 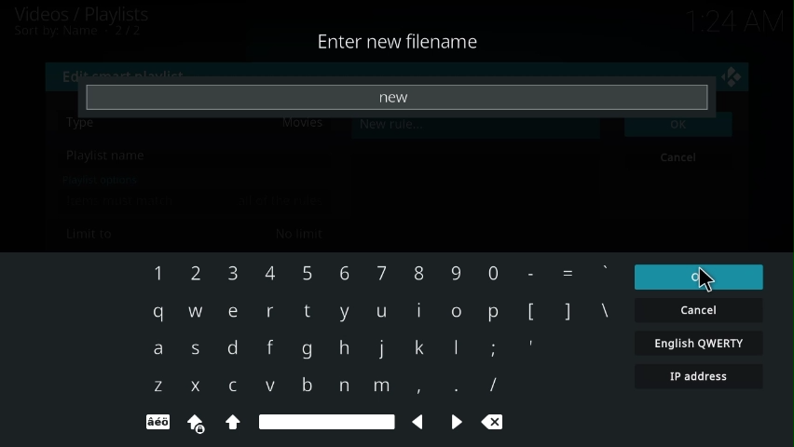 What do you see at coordinates (233, 422) in the screenshot?
I see `shift` at bounding box center [233, 422].